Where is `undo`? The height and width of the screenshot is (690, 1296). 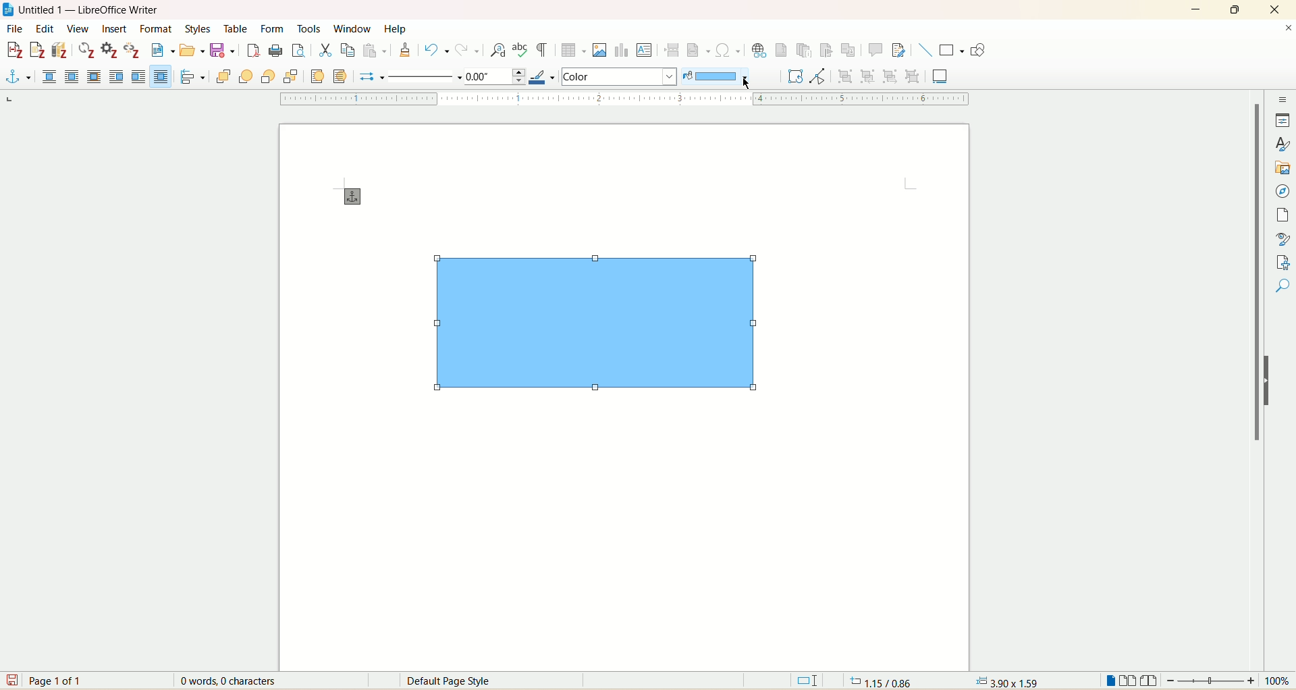
undo is located at coordinates (438, 52).